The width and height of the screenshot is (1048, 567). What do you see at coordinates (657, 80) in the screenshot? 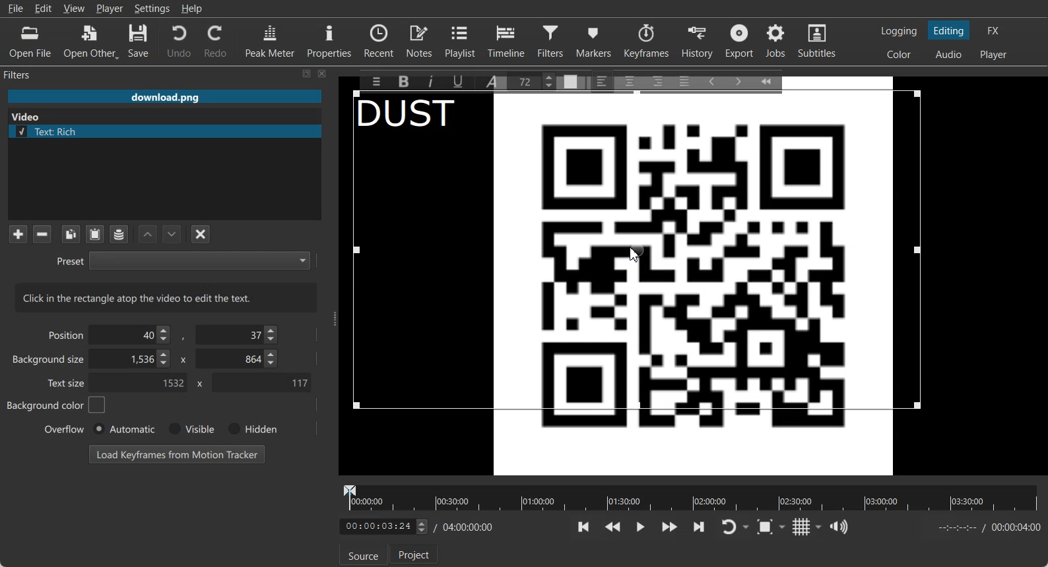
I see `Right` at bounding box center [657, 80].